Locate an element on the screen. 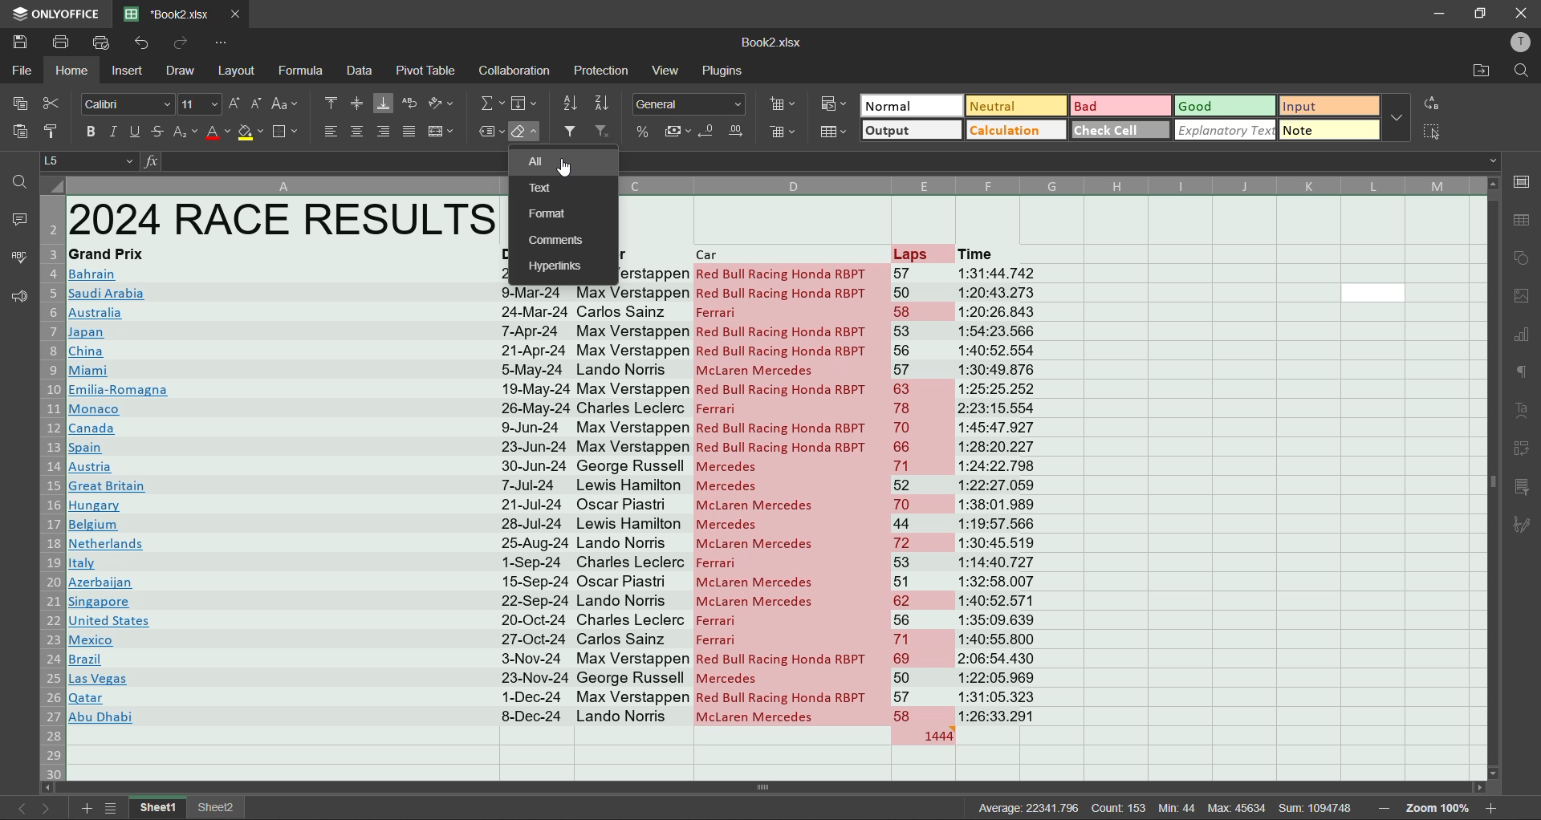  call settings is located at coordinates (1521, 181).